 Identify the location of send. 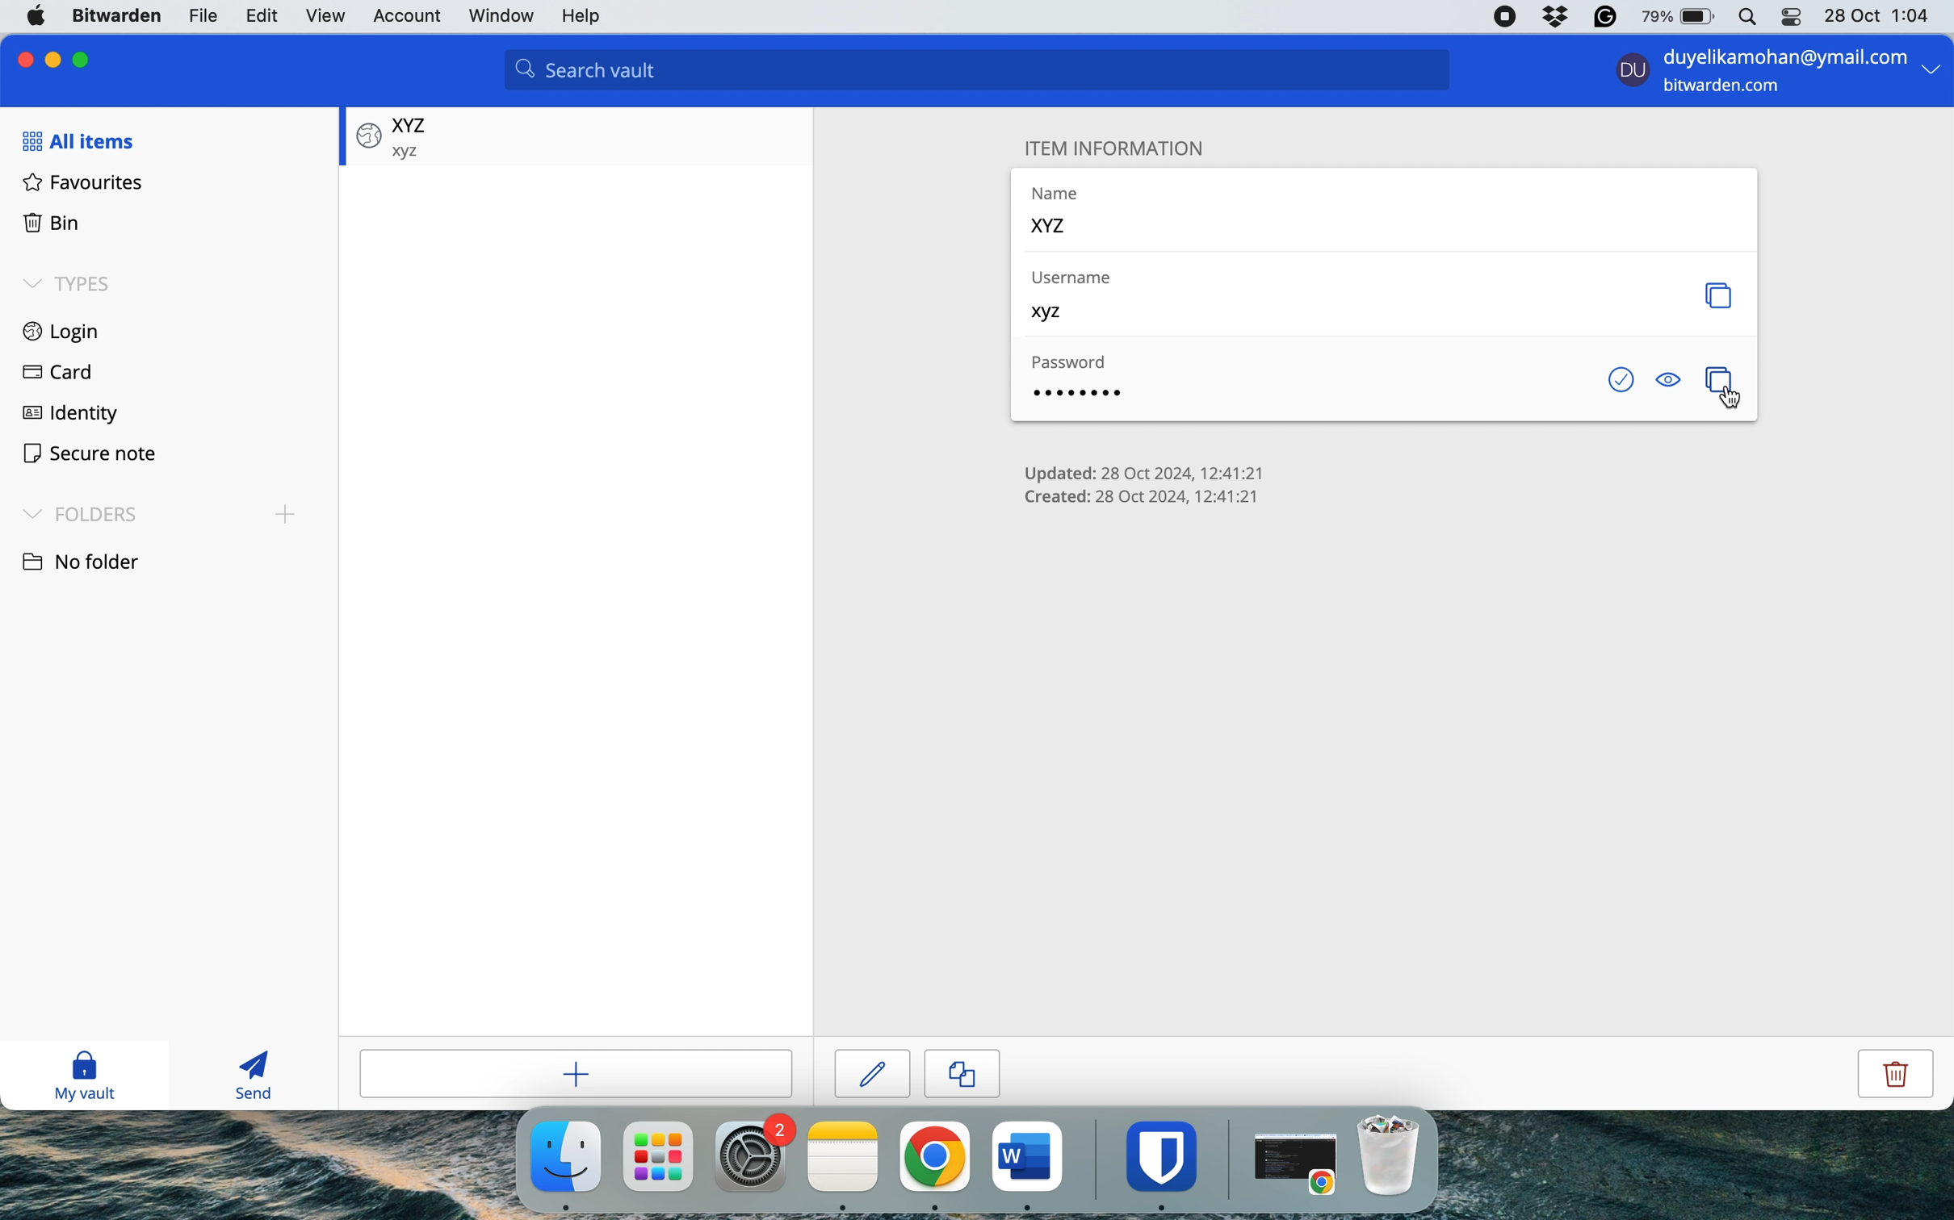
(248, 1076).